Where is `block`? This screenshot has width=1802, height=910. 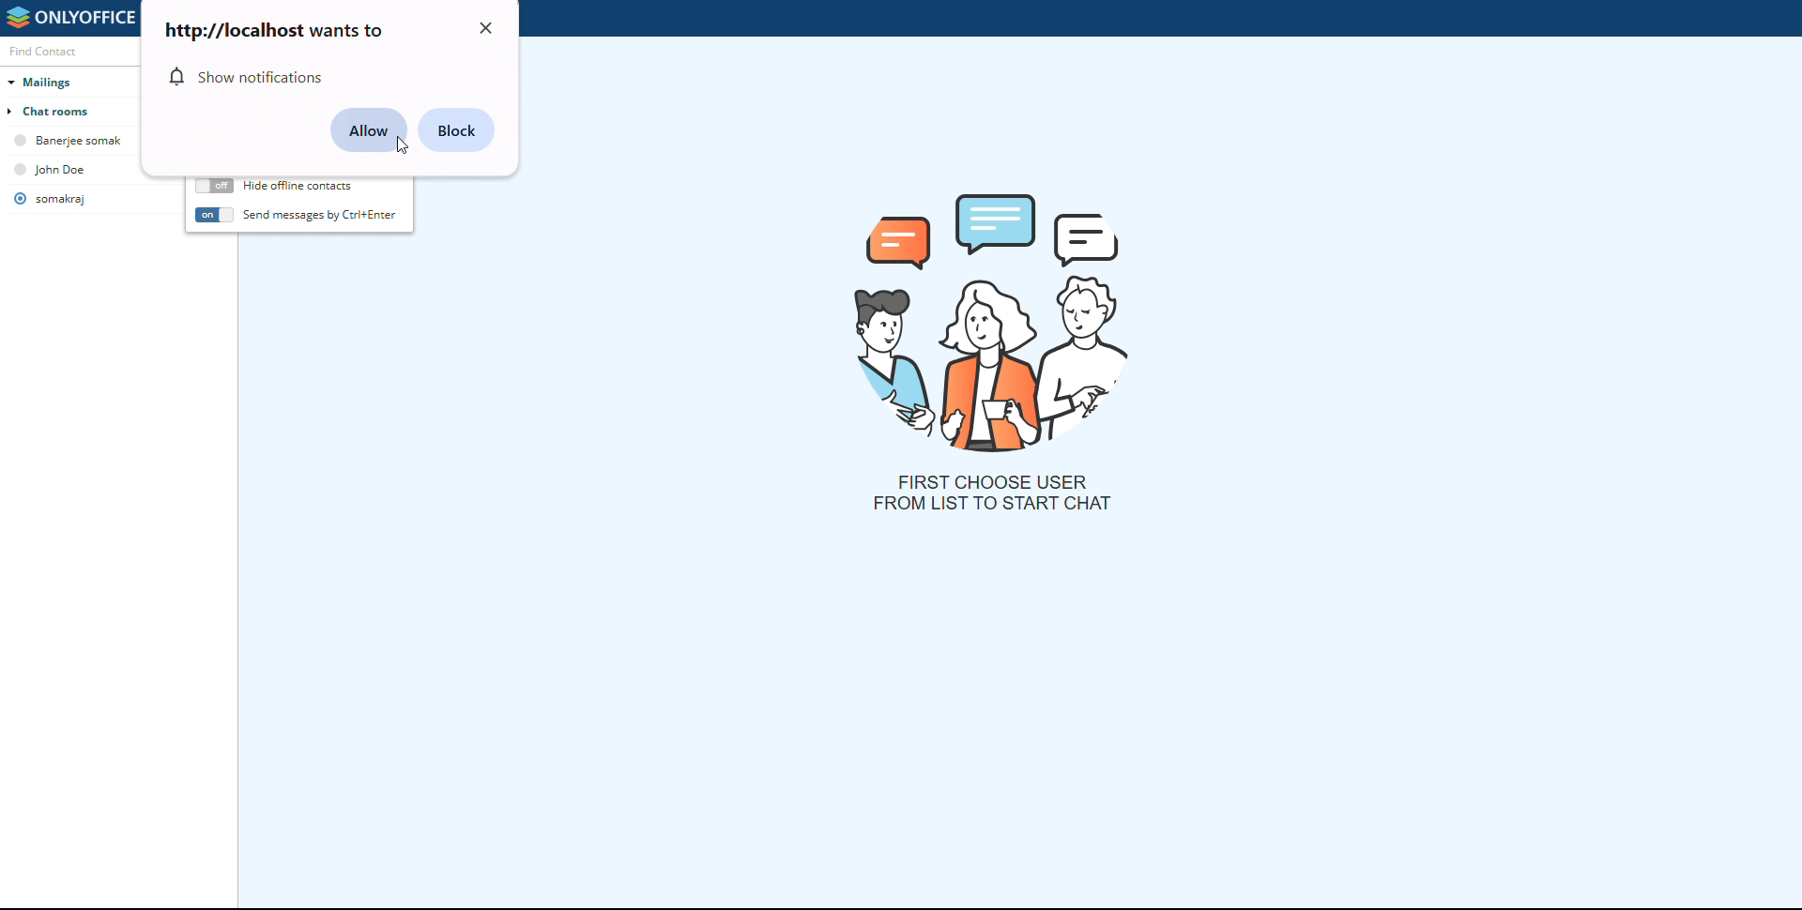 block is located at coordinates (457, 129).